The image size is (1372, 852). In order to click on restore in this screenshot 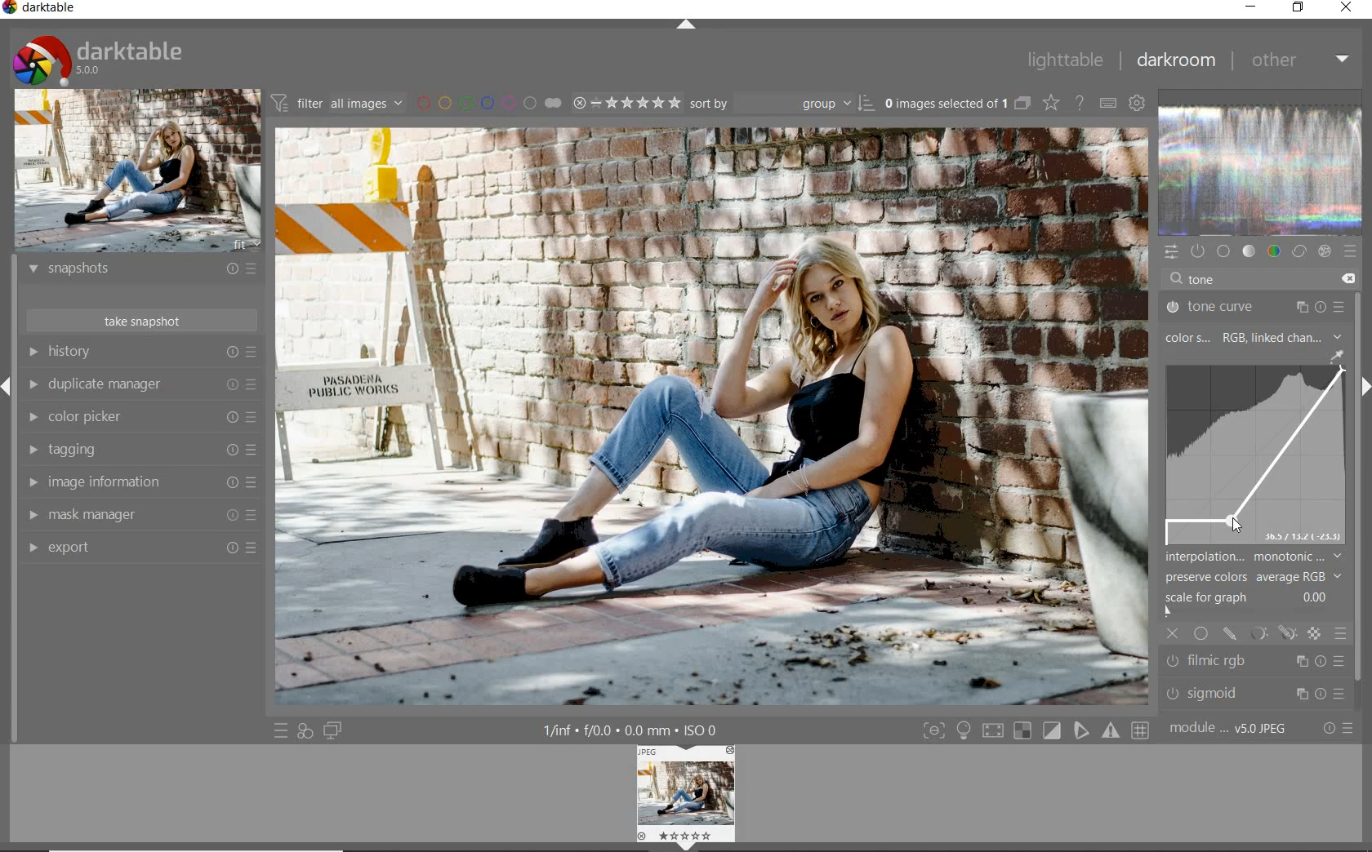, I will do `click(1298, 8)`.